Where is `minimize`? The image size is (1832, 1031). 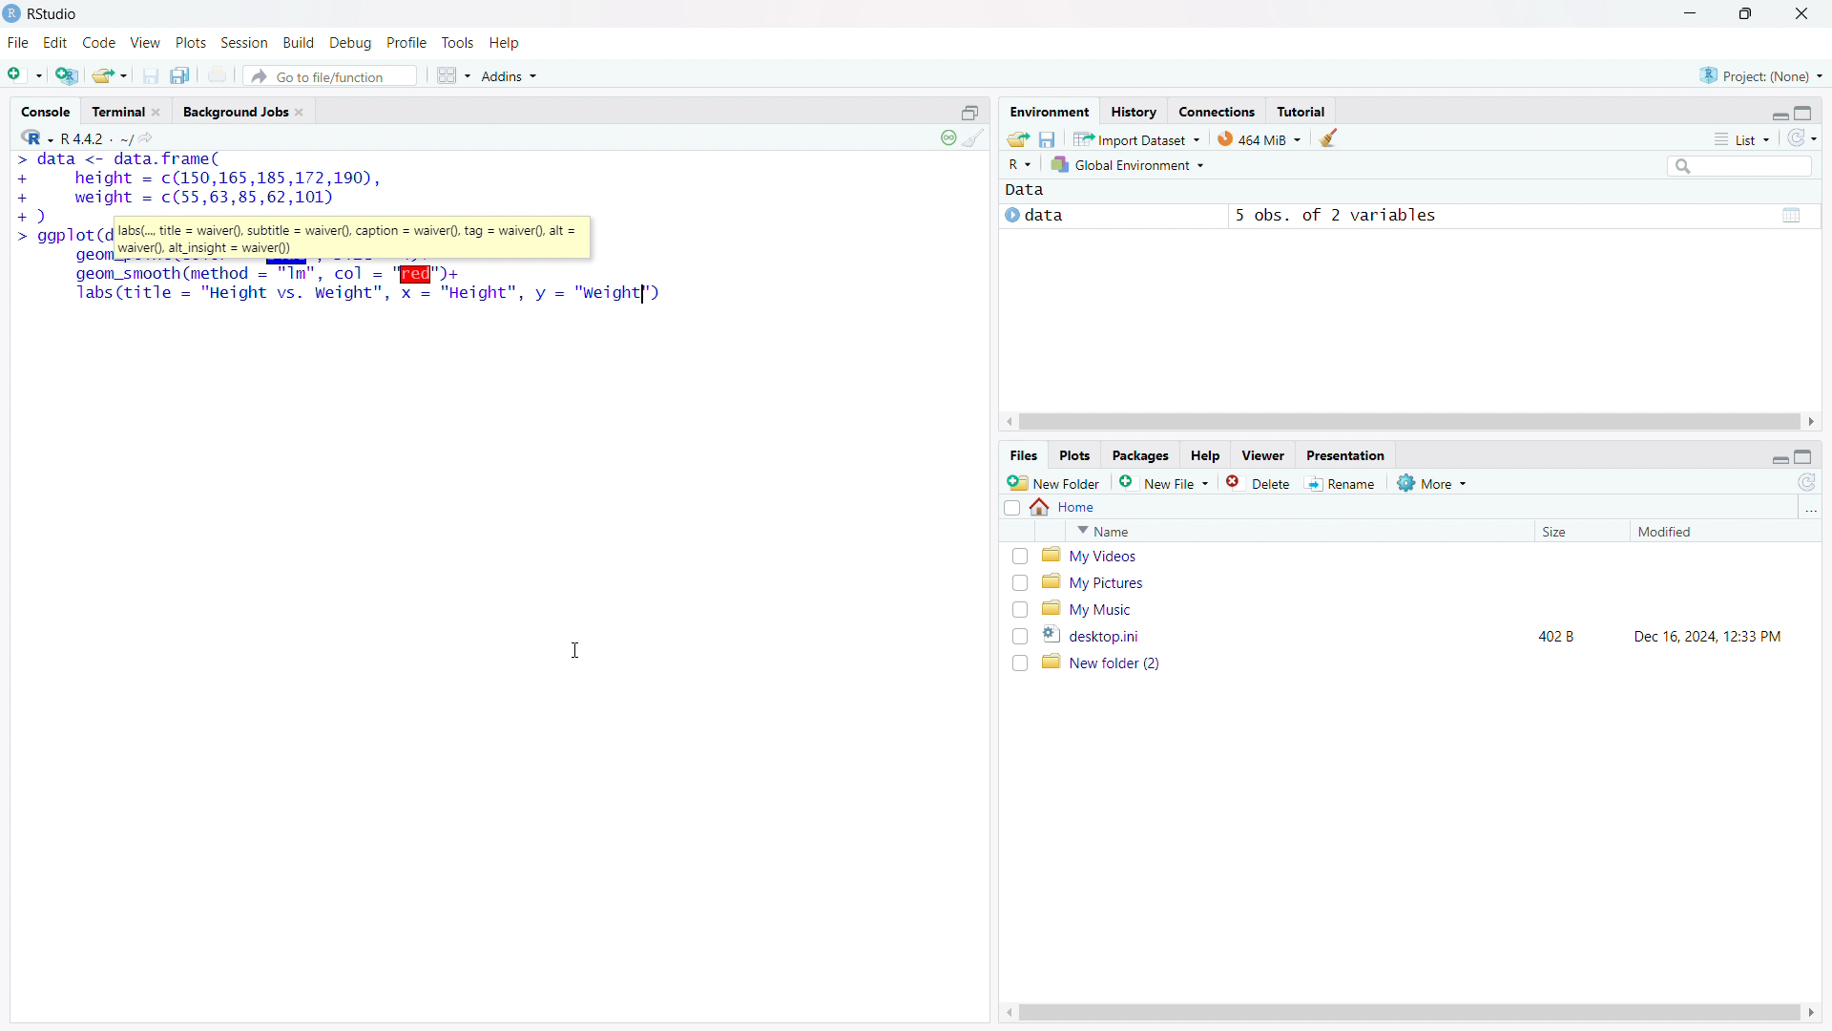
minimize is located at coordinates (1687, 14).